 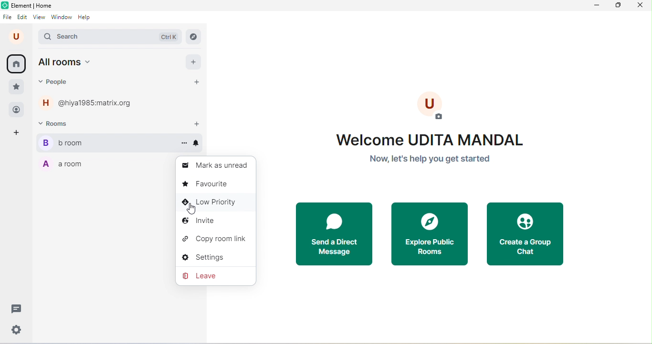 What do you see at coordinates (109, 36) in the screenshot?
I see `search` at bounding box center [109, 36].